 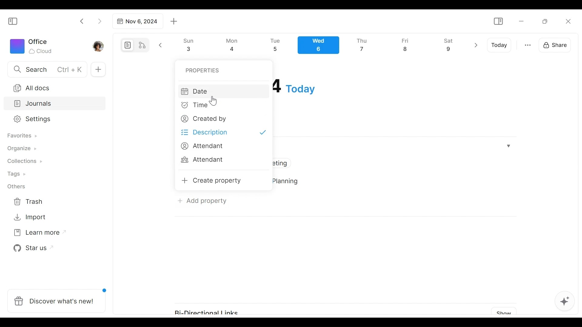 What do you see at coordinates (46, 69) in the screenshot?
I see `Search` at bounding box center [46, 69].